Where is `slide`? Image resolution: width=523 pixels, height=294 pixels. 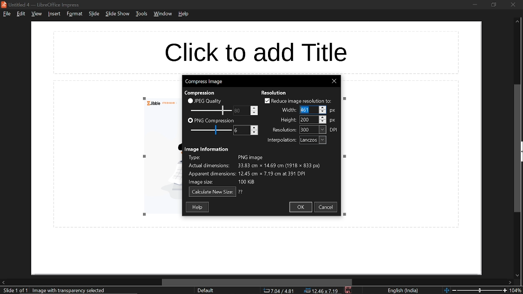 slide is located at coordinates (94, 14).